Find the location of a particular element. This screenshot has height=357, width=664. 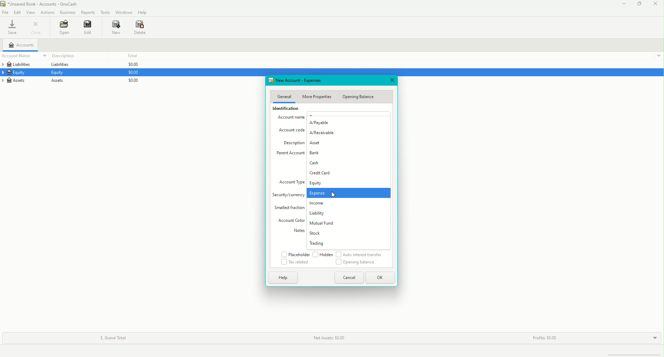

Cancel is located at coordinates (351, 279).